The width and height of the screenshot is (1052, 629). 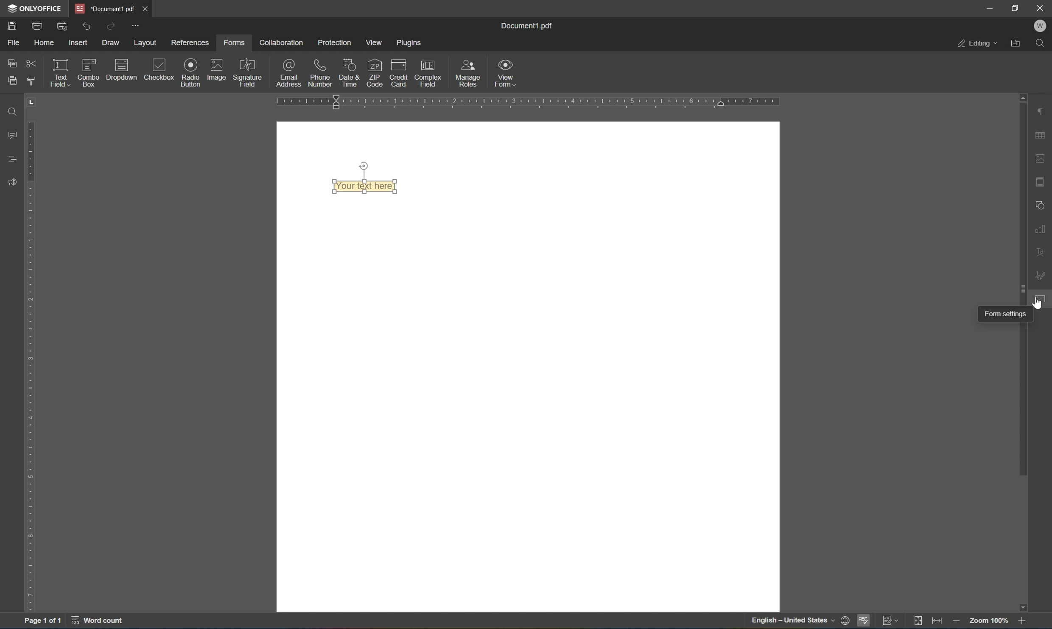 I want to click on Find, so click(x=13, y=112).